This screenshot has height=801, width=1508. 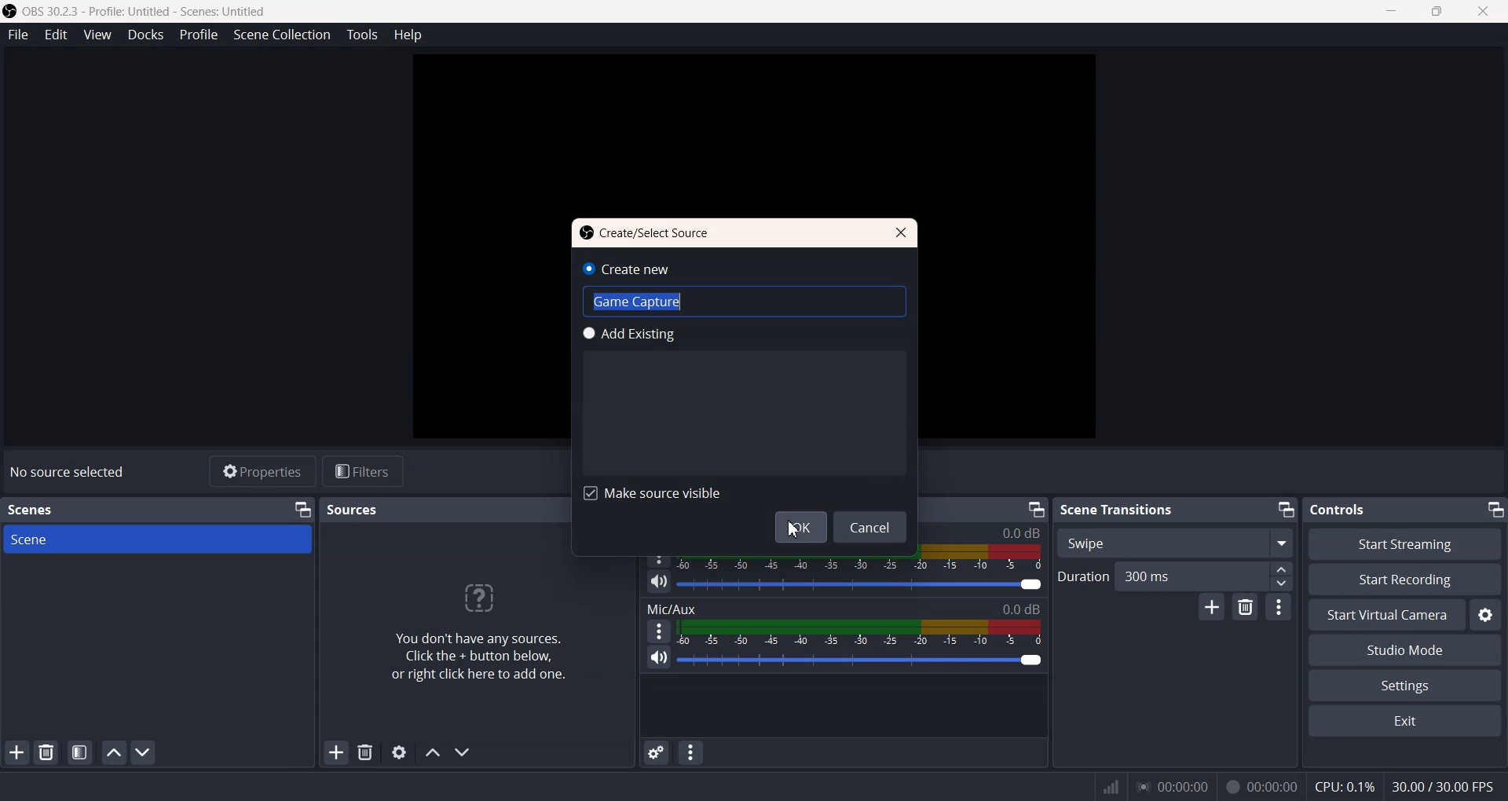 I want to click on Help, so click(x=408, y=35).